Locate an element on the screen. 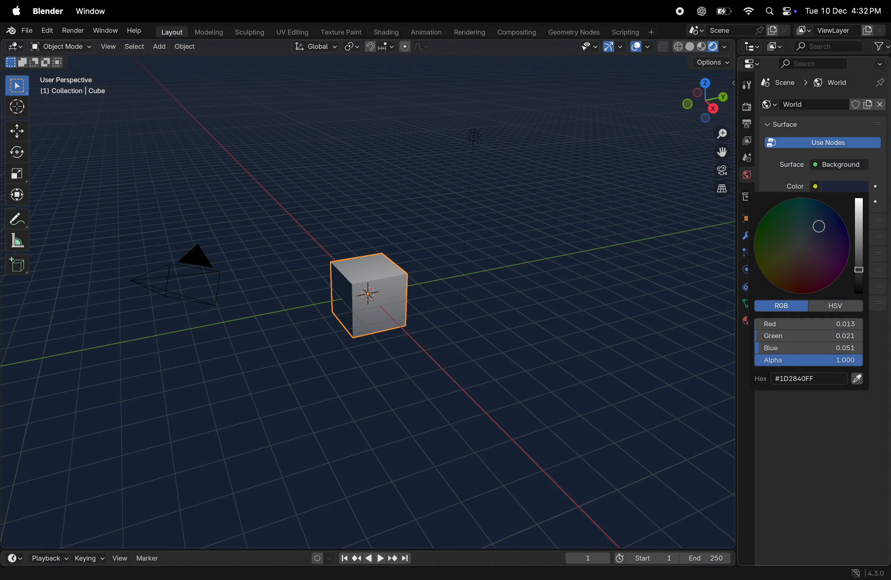  Blender is located at coordinates (48, 10).